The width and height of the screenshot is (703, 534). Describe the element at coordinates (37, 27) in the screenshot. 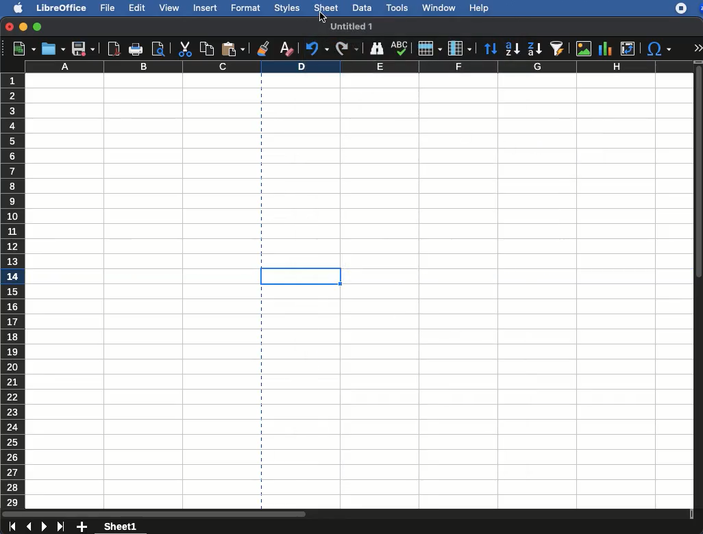

I see `maximize` at that location.